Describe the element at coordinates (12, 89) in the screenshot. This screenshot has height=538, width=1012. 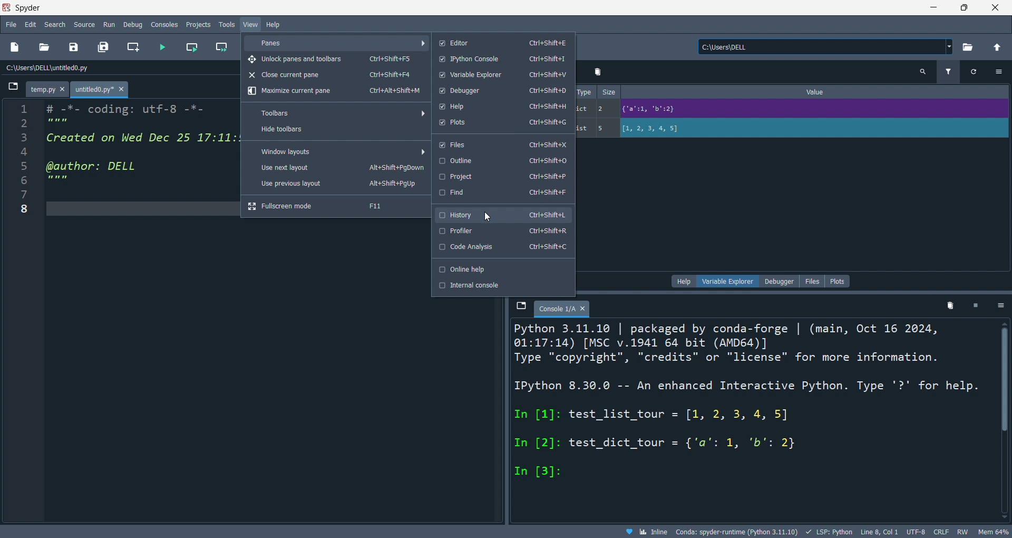
I see `browse tabs` at that location.